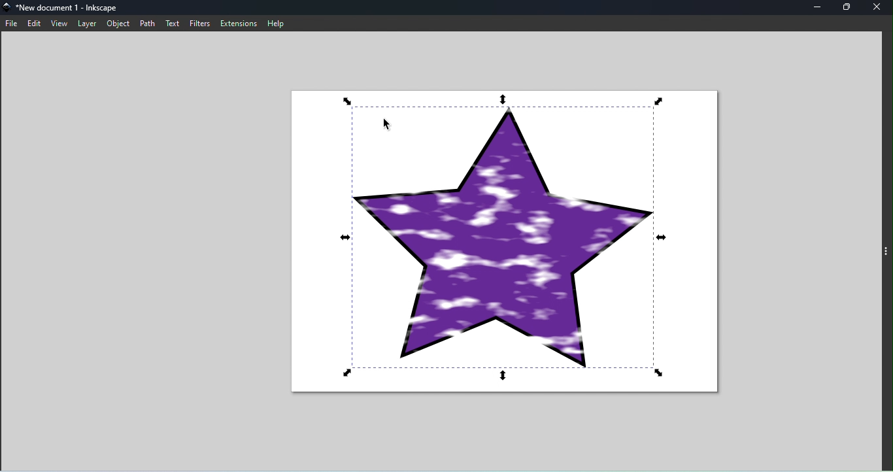 The width and height of the screenshot is (893, 472). What do you see at coordinates (87, 24) in the screenshot?
I see `layer` at bounding box center [87, 24].